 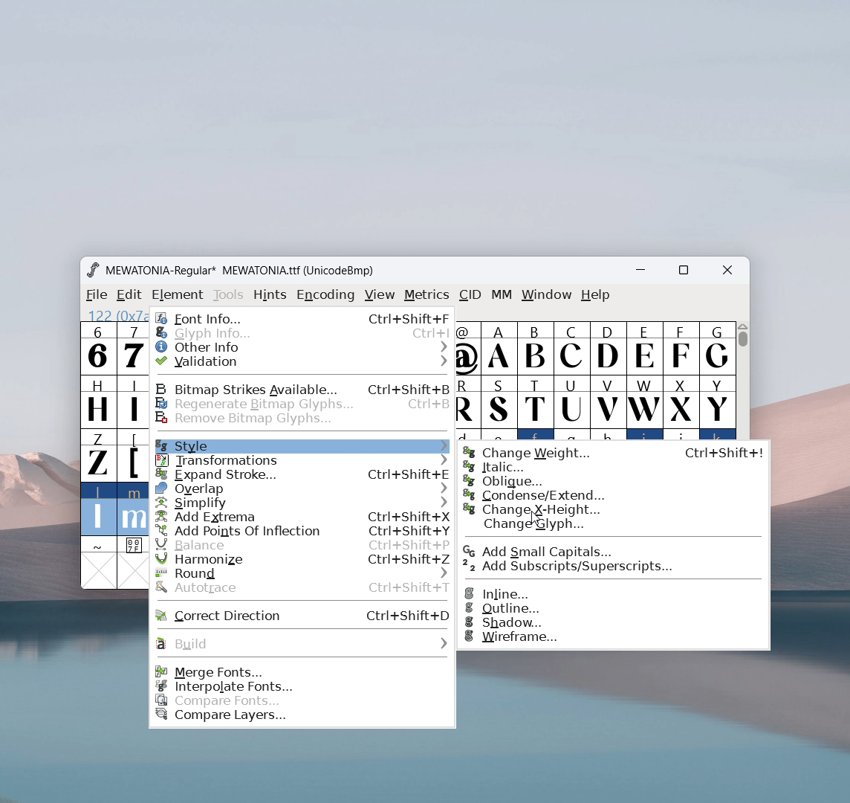 What do you see at coordinates (302, 671) in the screenshot?
I see `merge fonts` at bounding box center [302, 671].